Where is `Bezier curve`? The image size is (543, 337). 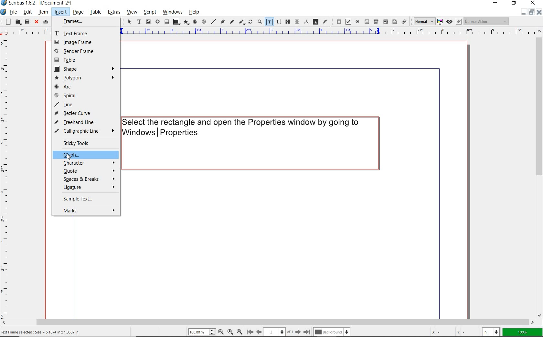
Bezier curve is located at coordinates (223, 22).